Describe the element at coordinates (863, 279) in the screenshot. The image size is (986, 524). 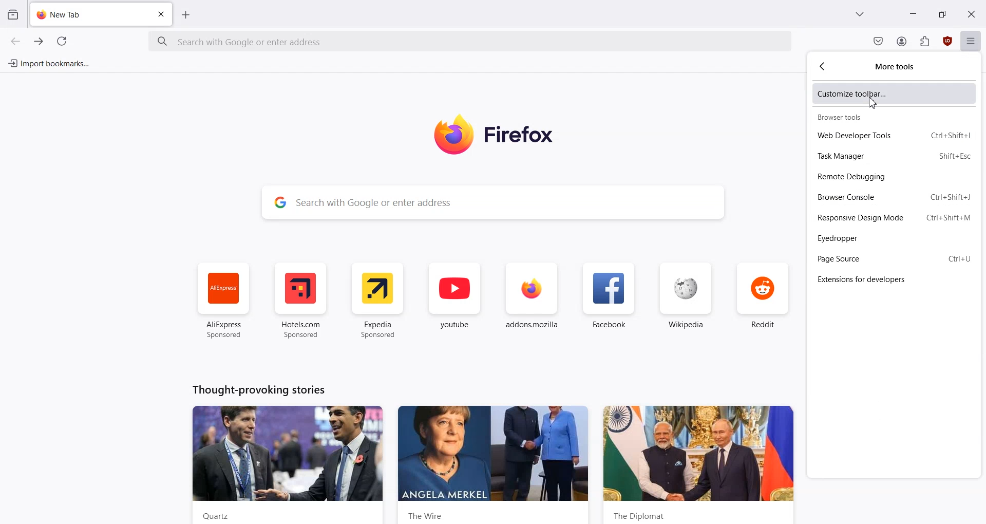
I see `Extensions for developers` at that location.